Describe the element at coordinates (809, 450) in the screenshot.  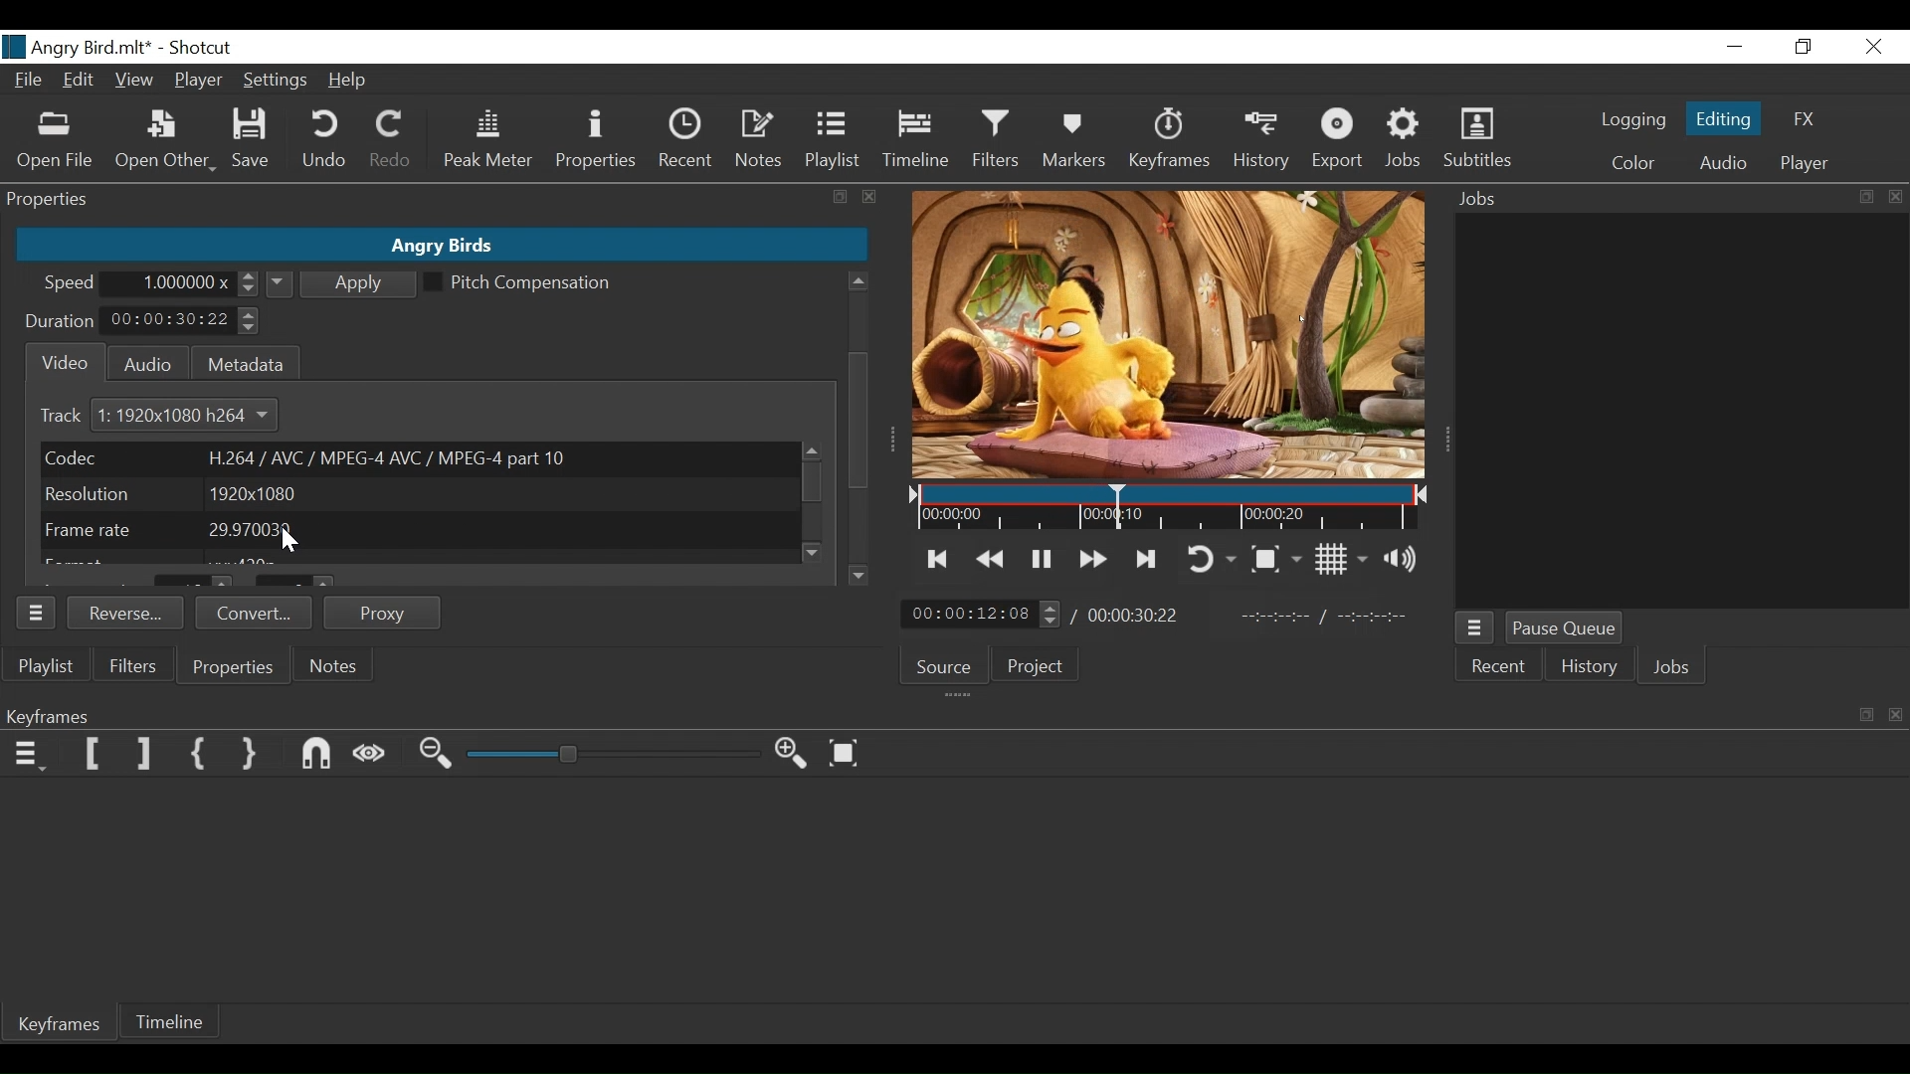
I see `Scroll up` at that location.